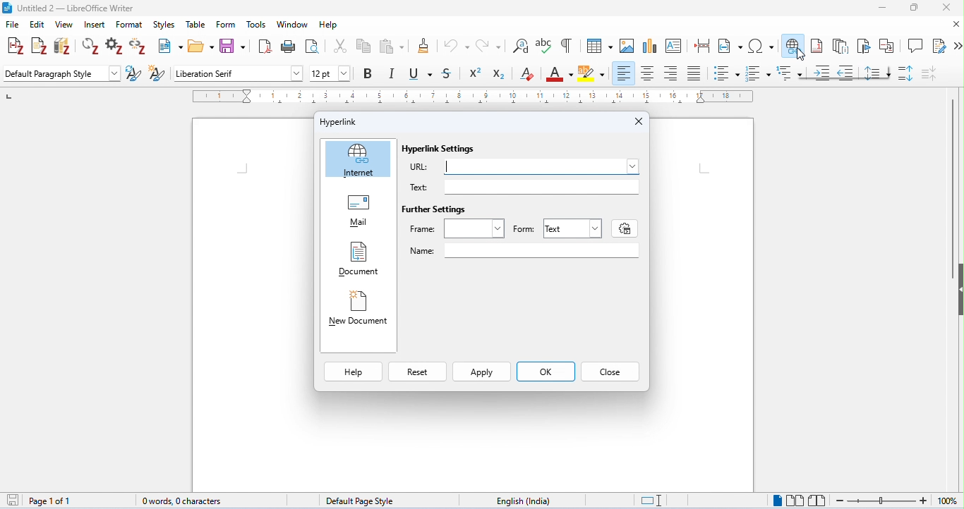 This screenshot has height=509, width=964. Describe the element at coordinates (422, 185) in the screenshot. I see `Text` at that location.